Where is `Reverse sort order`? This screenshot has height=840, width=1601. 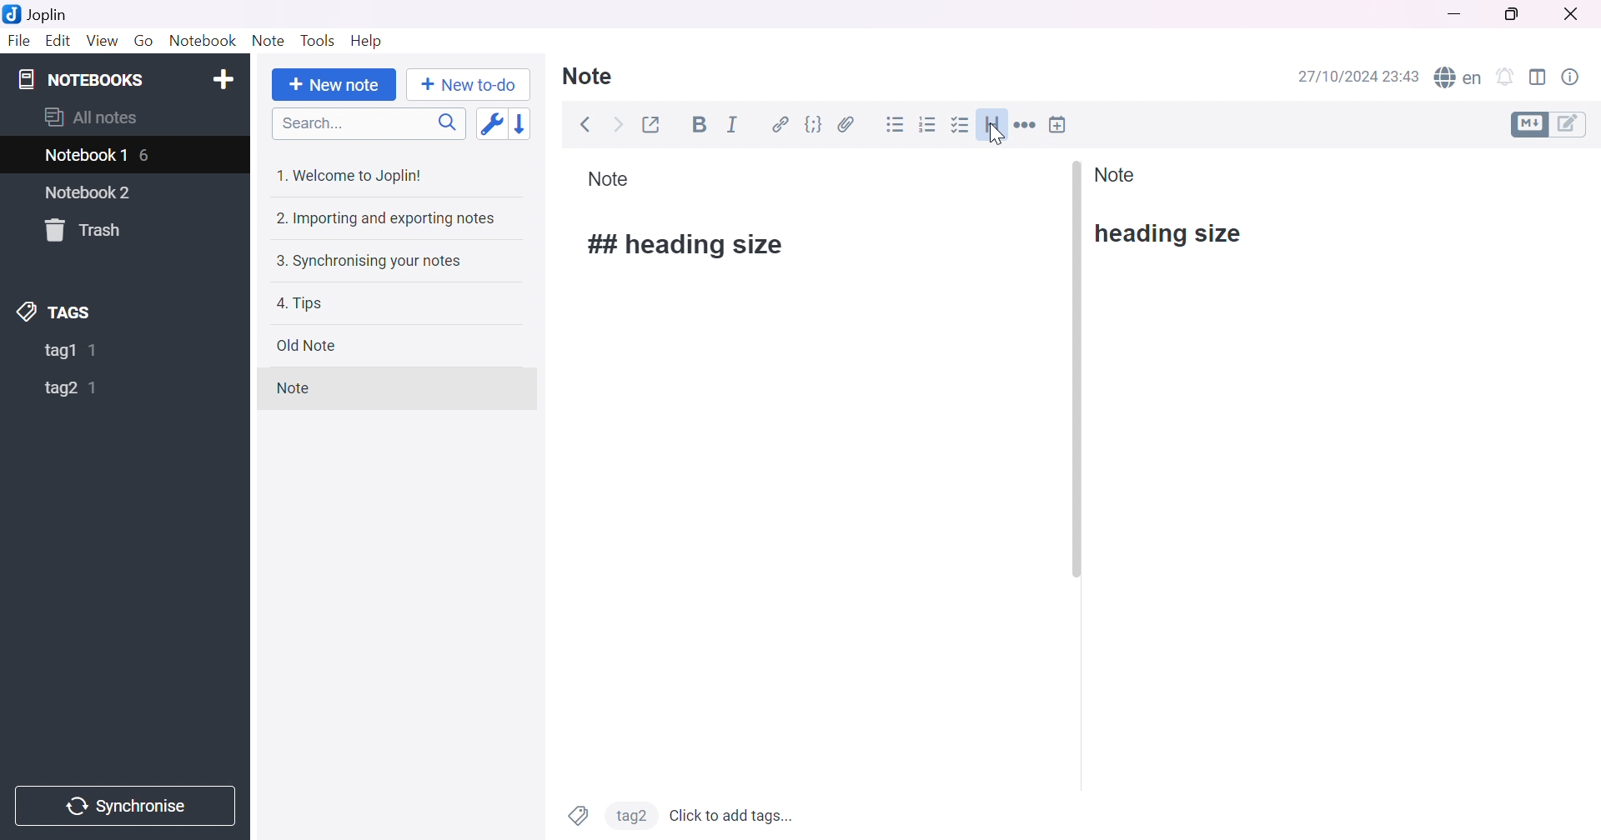
Reverse sort order is located at coordinates (521, 124).